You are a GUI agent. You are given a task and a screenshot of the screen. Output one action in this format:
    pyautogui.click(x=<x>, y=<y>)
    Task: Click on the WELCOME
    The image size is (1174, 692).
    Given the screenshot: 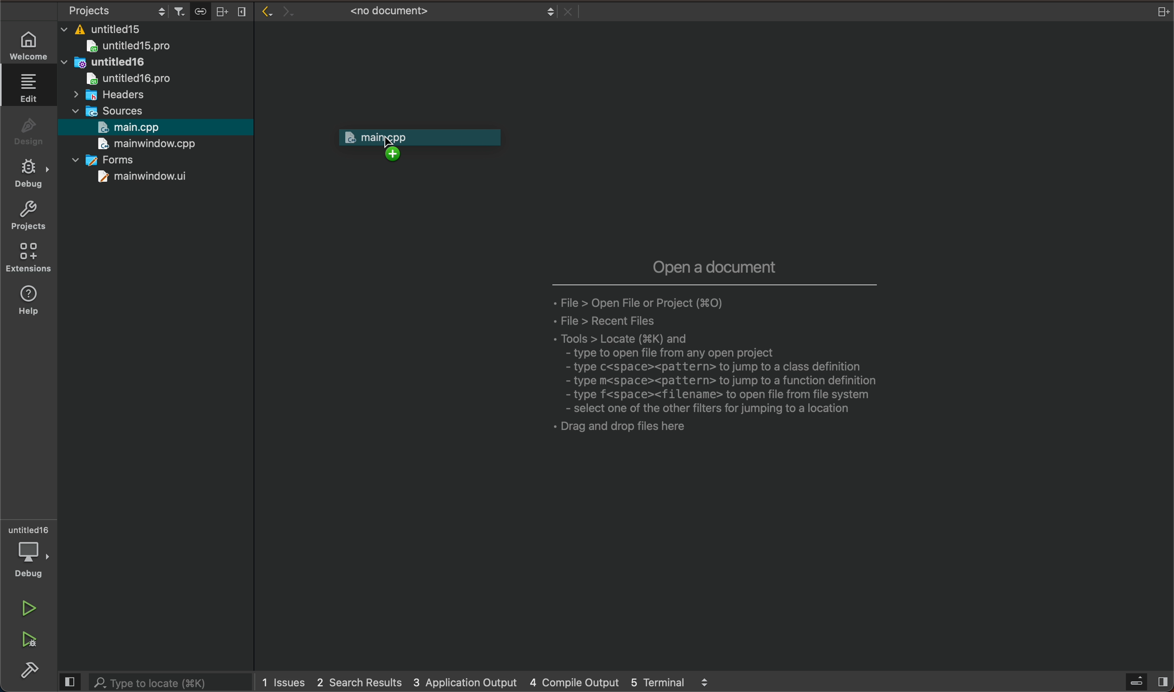 What is the action you would take?
    pyautogui.click(x=29, y=44)
    